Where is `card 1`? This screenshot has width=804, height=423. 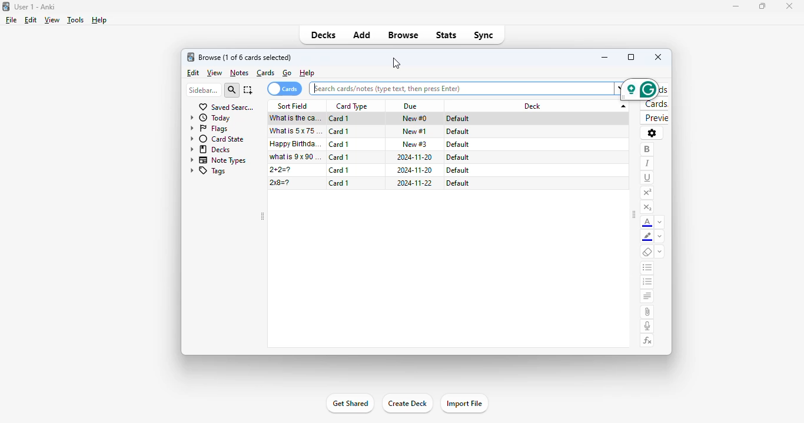
card 1 is located at coordinates (338, 119).